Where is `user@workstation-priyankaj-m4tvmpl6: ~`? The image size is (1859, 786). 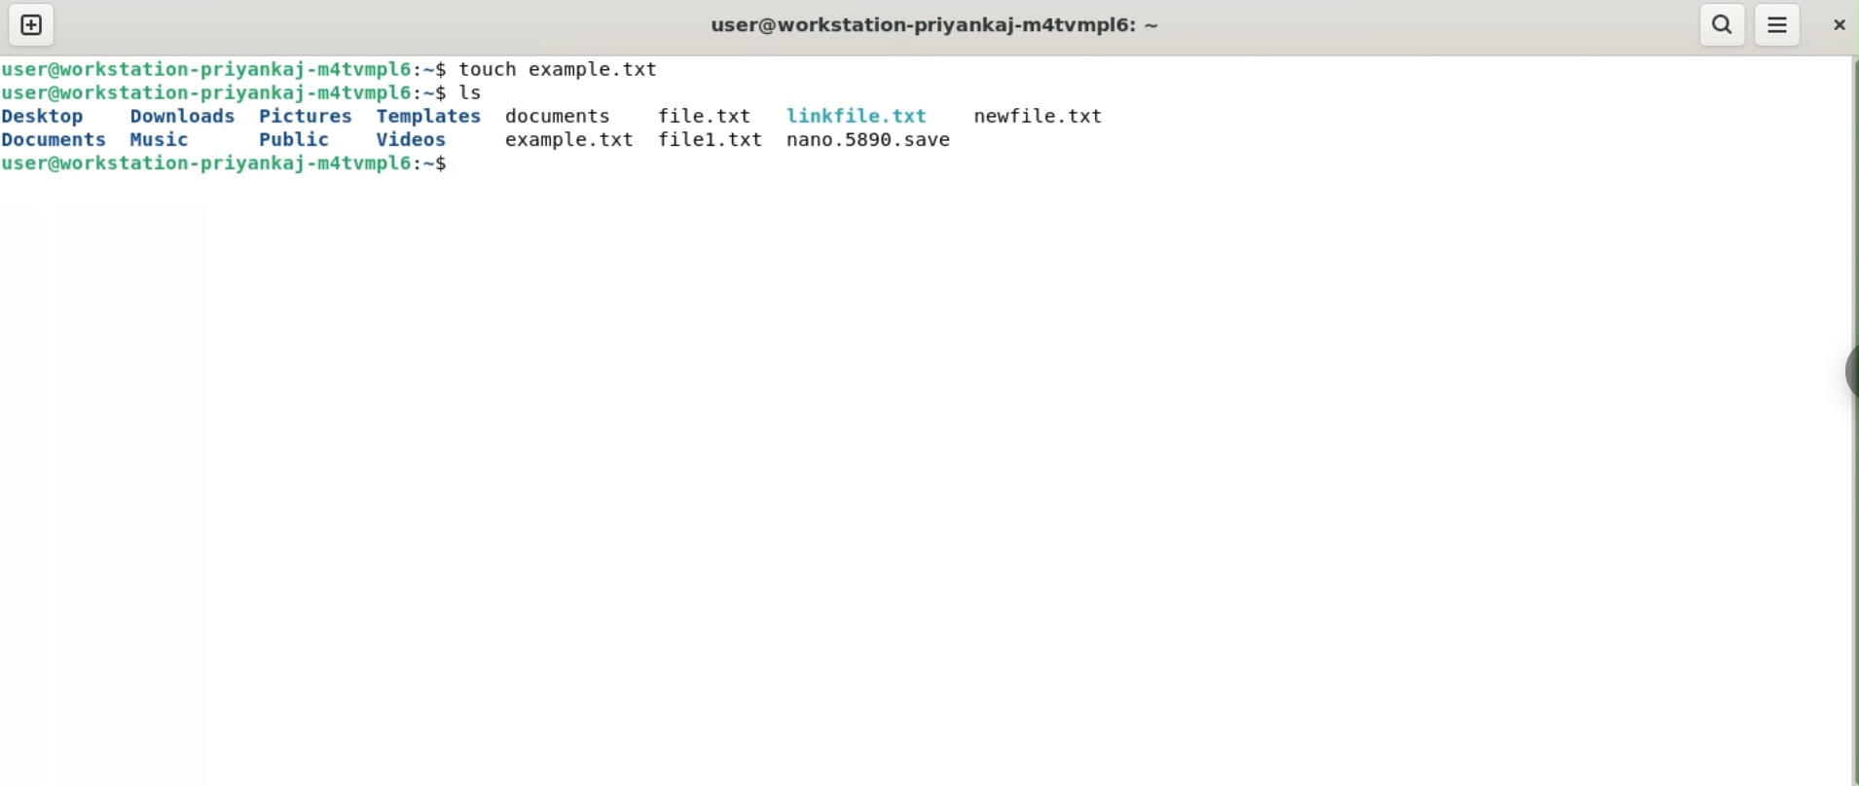 user@workstation-priyankaj-m4tvmpl6: ~ is located at coordinates (933, 24).